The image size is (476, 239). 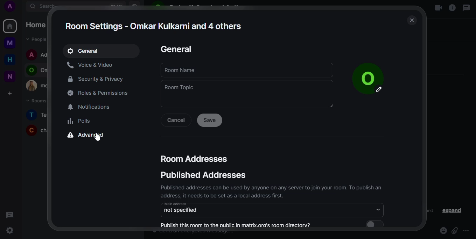 I want to click on room settings, so click(x=153, y=26).